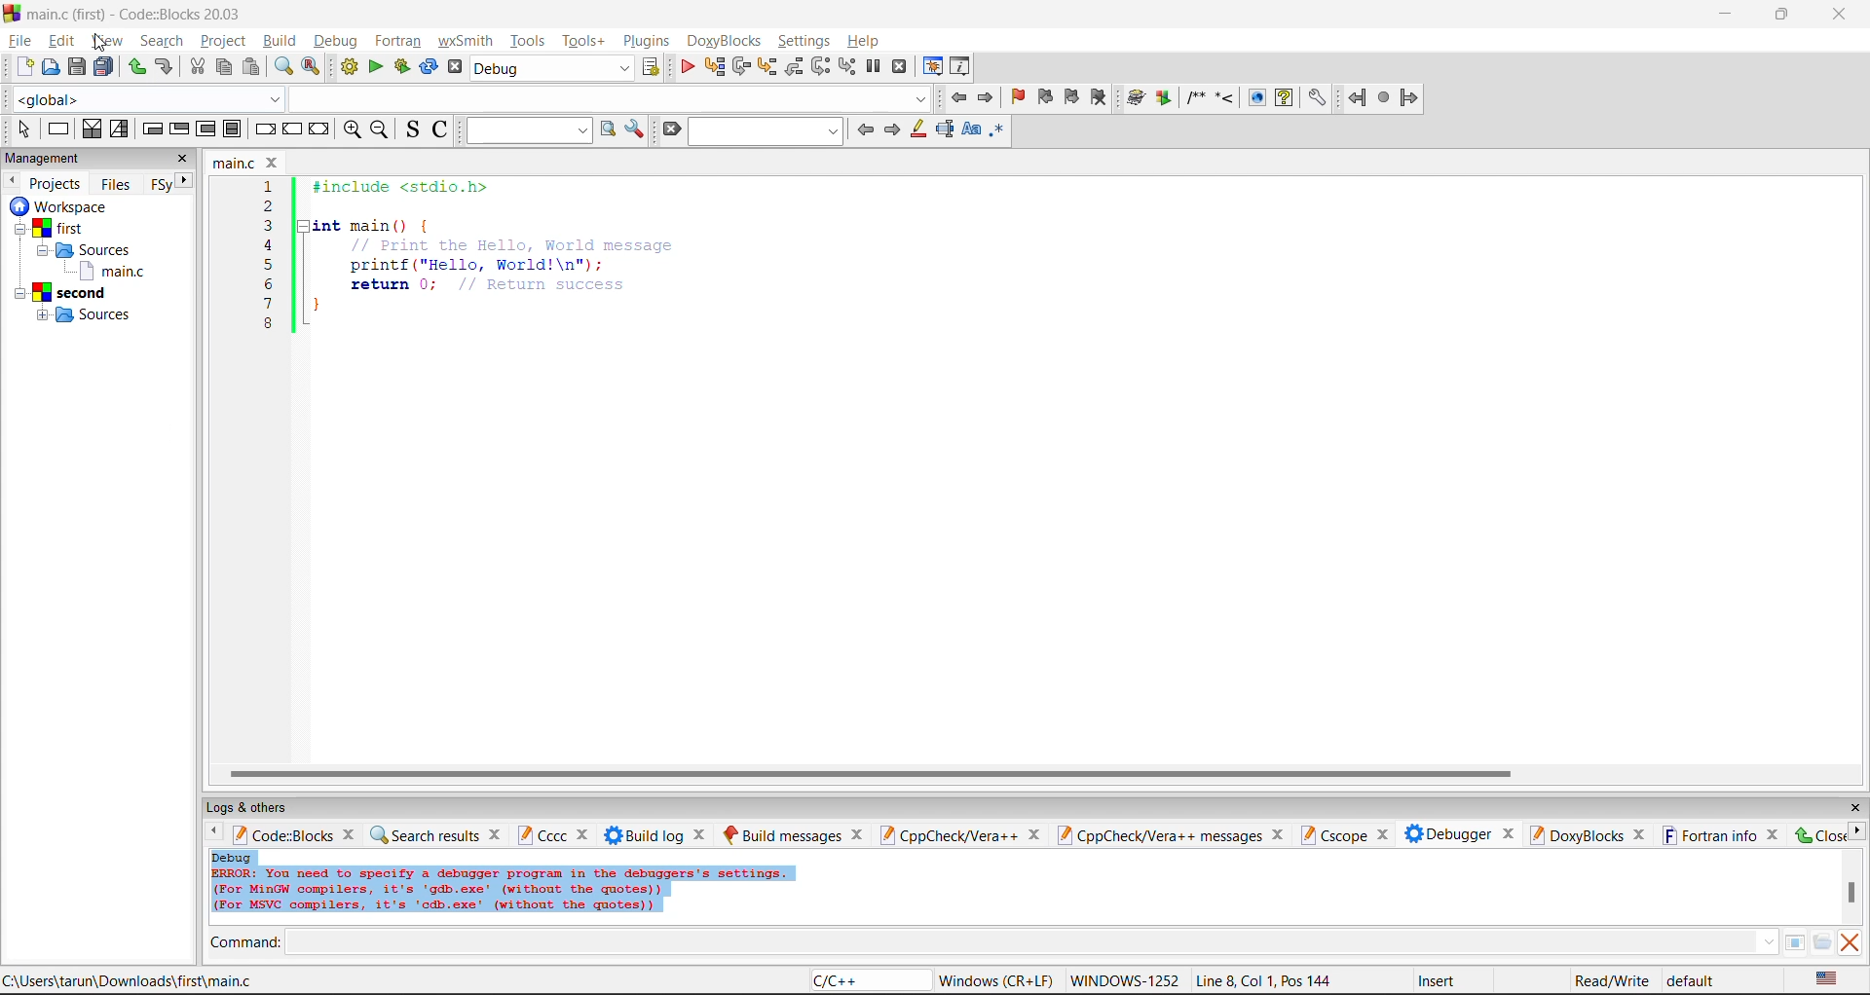  I want to click on stop debugger, so click(904, 65).